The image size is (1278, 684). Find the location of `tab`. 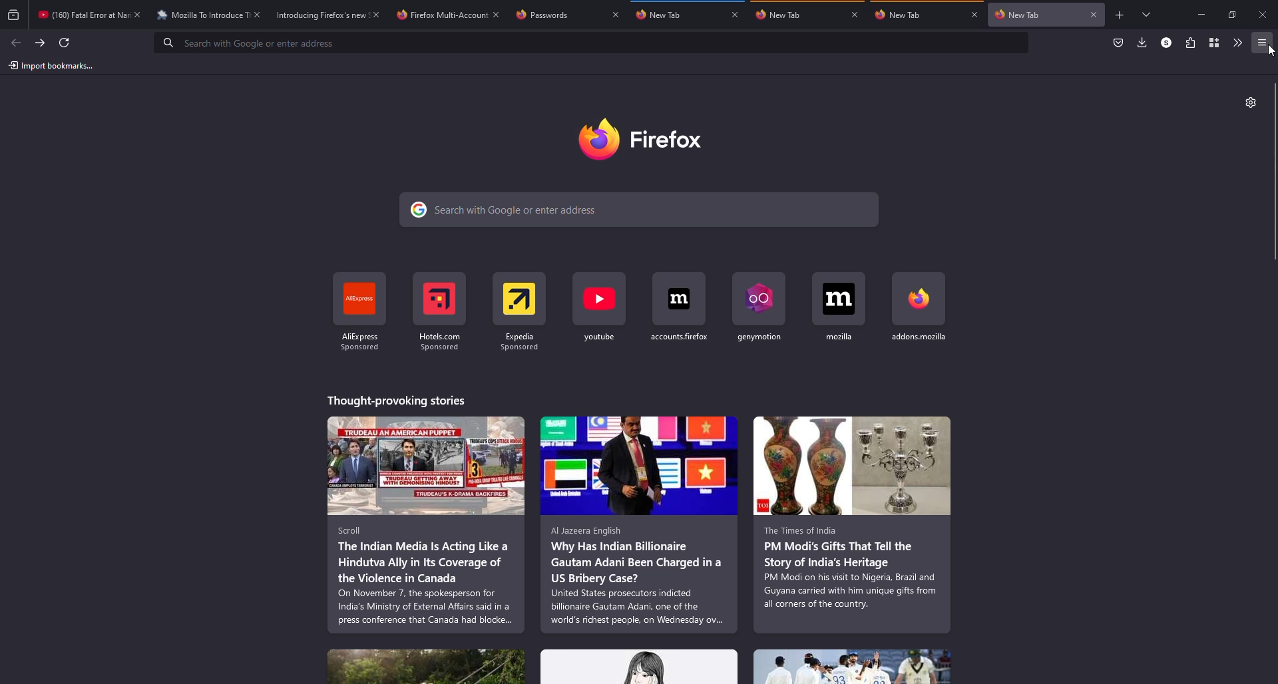

tab is located at coordinates (200, 15).